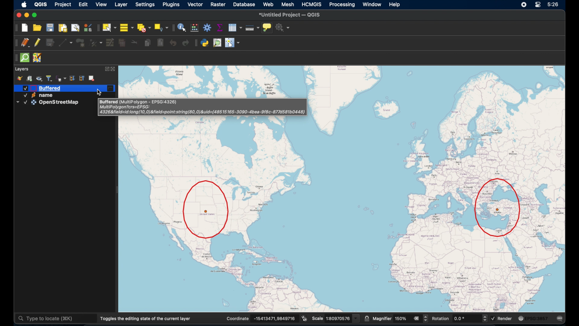 This screenshot has width=579, height=326. Describe the element at coordinates (24, 4) in the screenshot. I see `apple icon` at that location.